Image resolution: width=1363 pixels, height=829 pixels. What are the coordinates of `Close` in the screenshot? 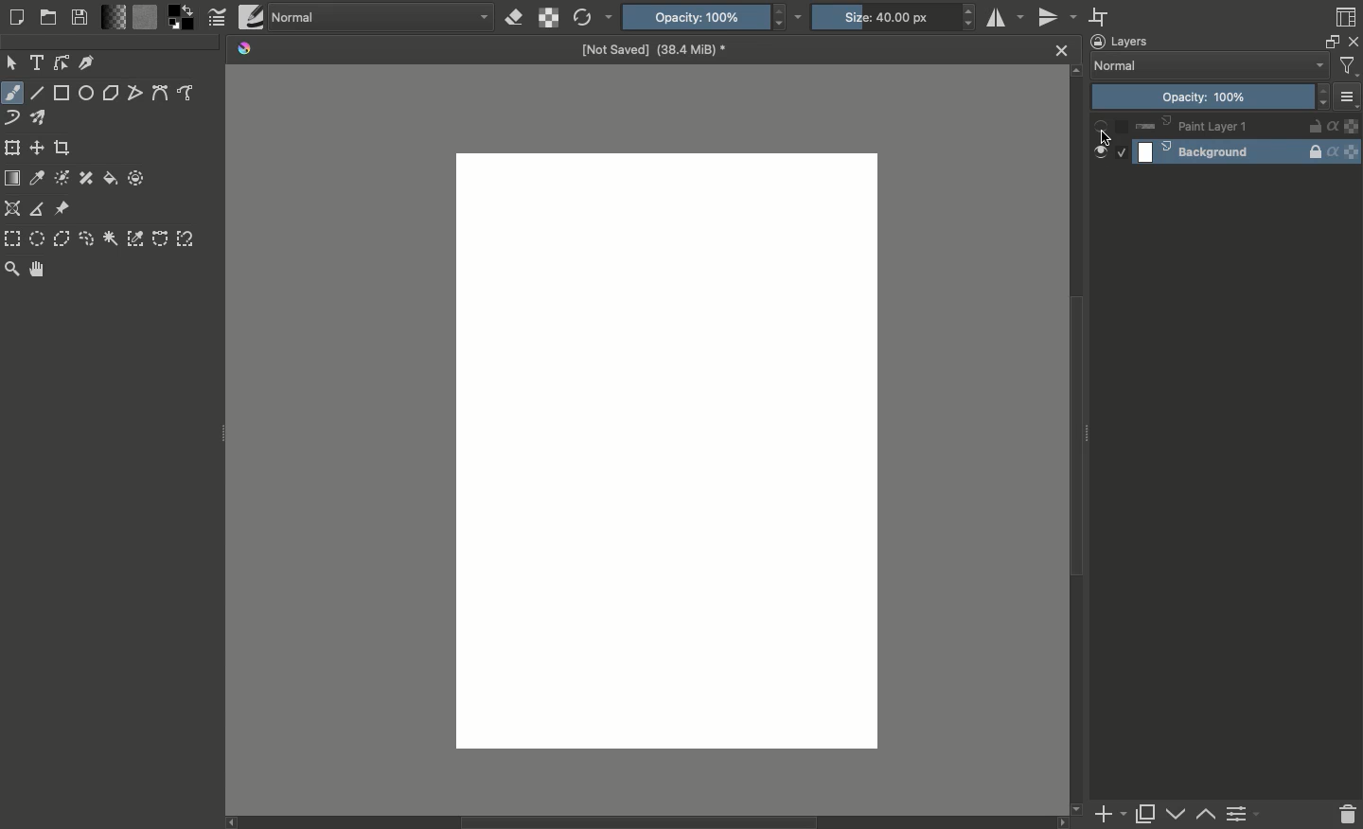 It's located at (1354, 45).